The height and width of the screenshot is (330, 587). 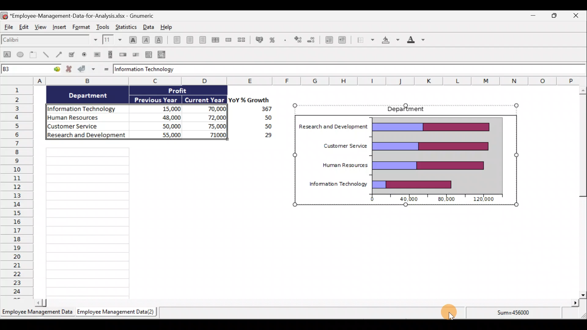 What do you see at coordinates (533, 16) in the screenshot?
I see `Minimize` at bounding box center [533, 16].